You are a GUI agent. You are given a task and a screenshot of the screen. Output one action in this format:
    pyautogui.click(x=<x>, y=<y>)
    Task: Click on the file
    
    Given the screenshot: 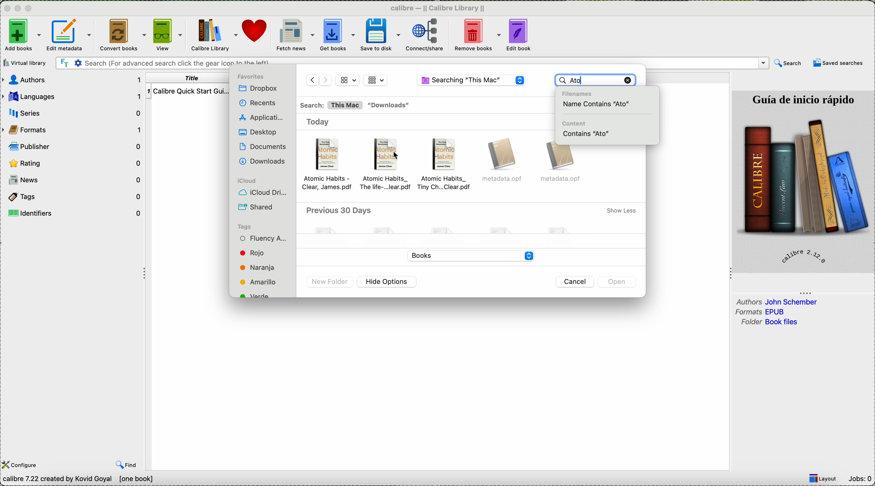 What is the action you would take?
    pyautogui.click(x=388, y=165)
    